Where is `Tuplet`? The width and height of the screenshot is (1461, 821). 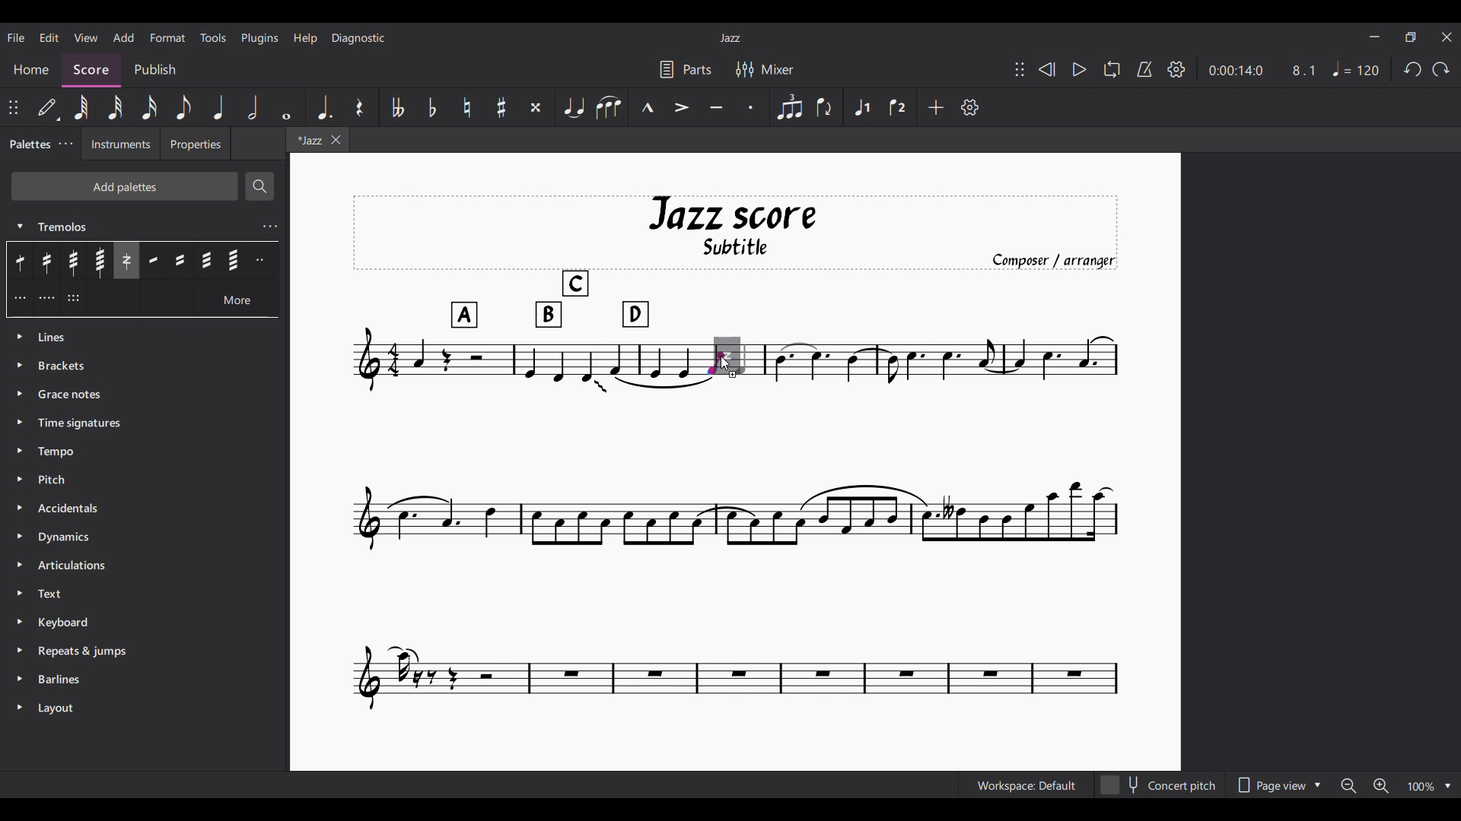 Tuplet is located at coordinates (790, 106).